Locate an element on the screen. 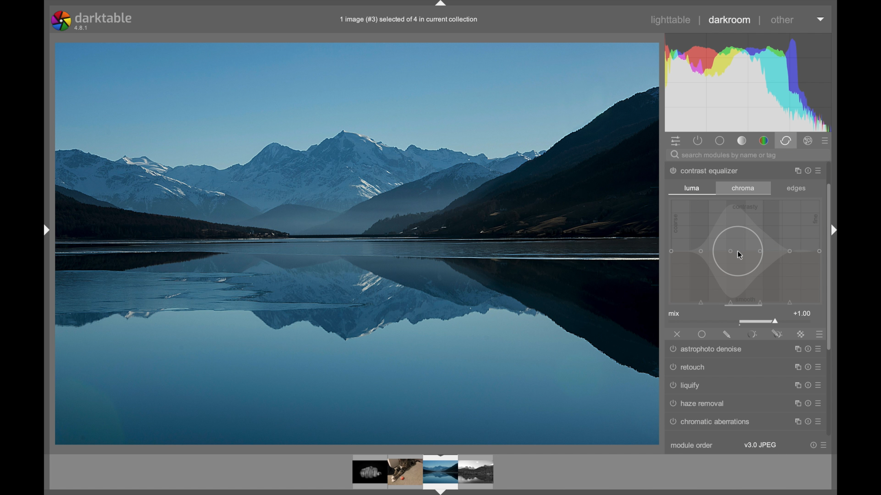 This screenshot has width=881, height=495. cursor is located at coordinates (742, 254).